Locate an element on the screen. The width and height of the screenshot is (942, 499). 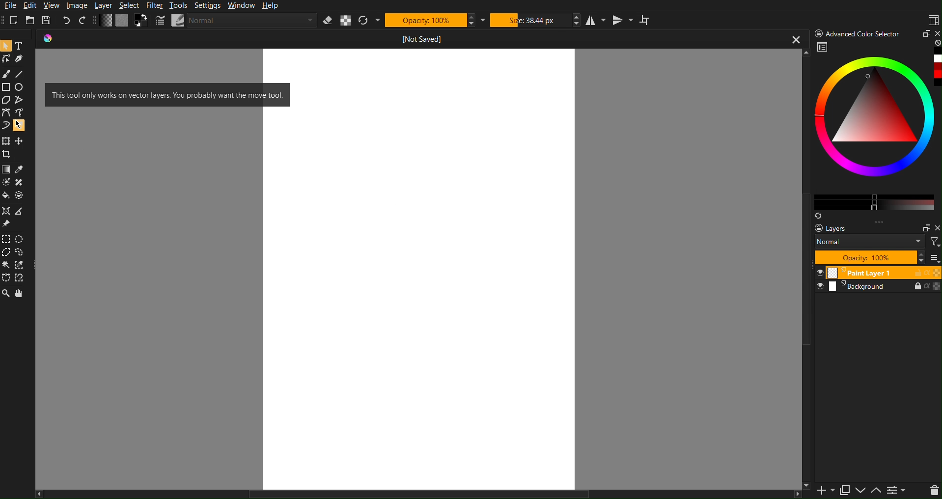
Change Opacity is located at coordinates (106, 21).